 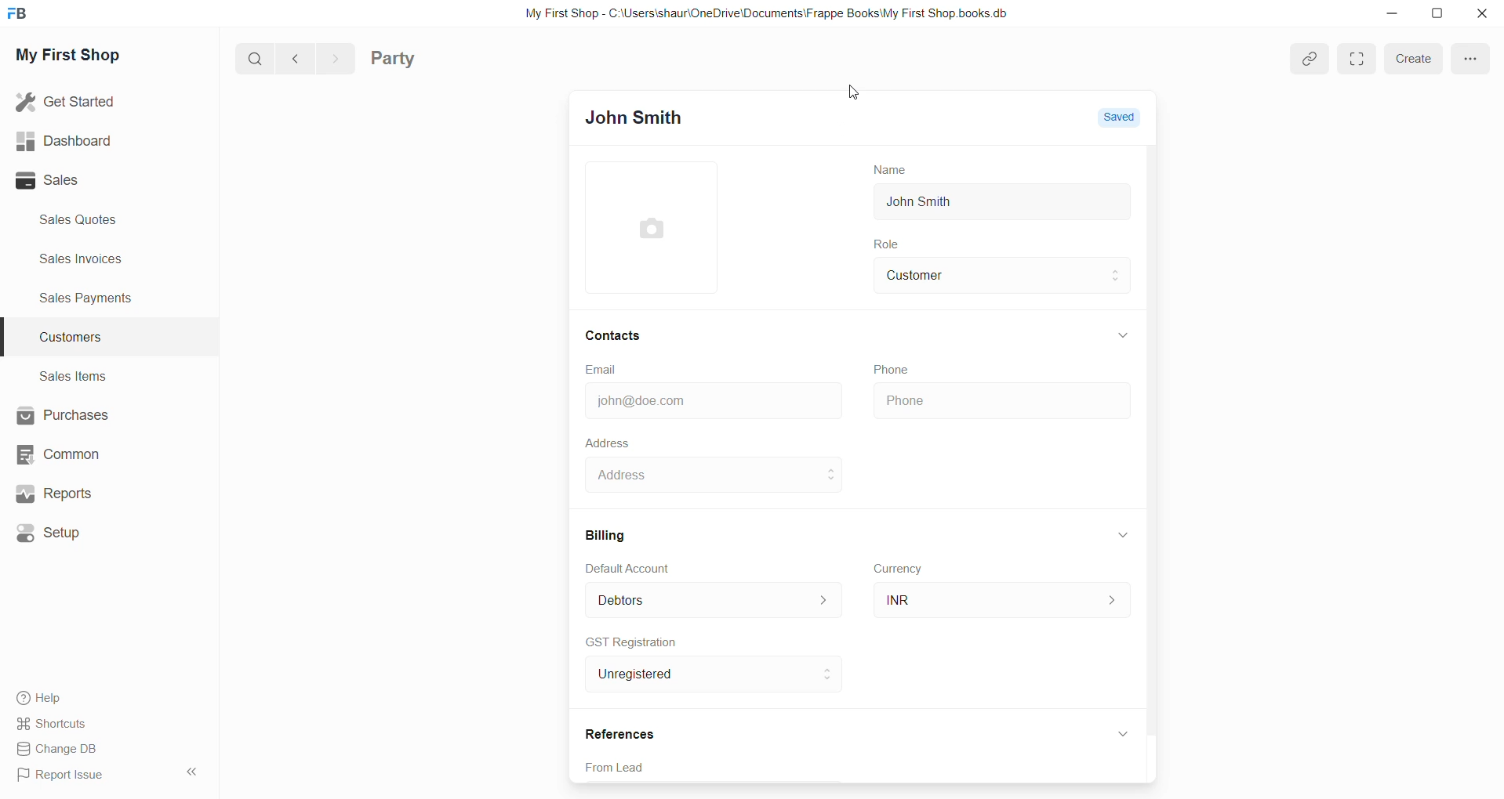 I want to click on Select Currency, so click(x=981, y=597).